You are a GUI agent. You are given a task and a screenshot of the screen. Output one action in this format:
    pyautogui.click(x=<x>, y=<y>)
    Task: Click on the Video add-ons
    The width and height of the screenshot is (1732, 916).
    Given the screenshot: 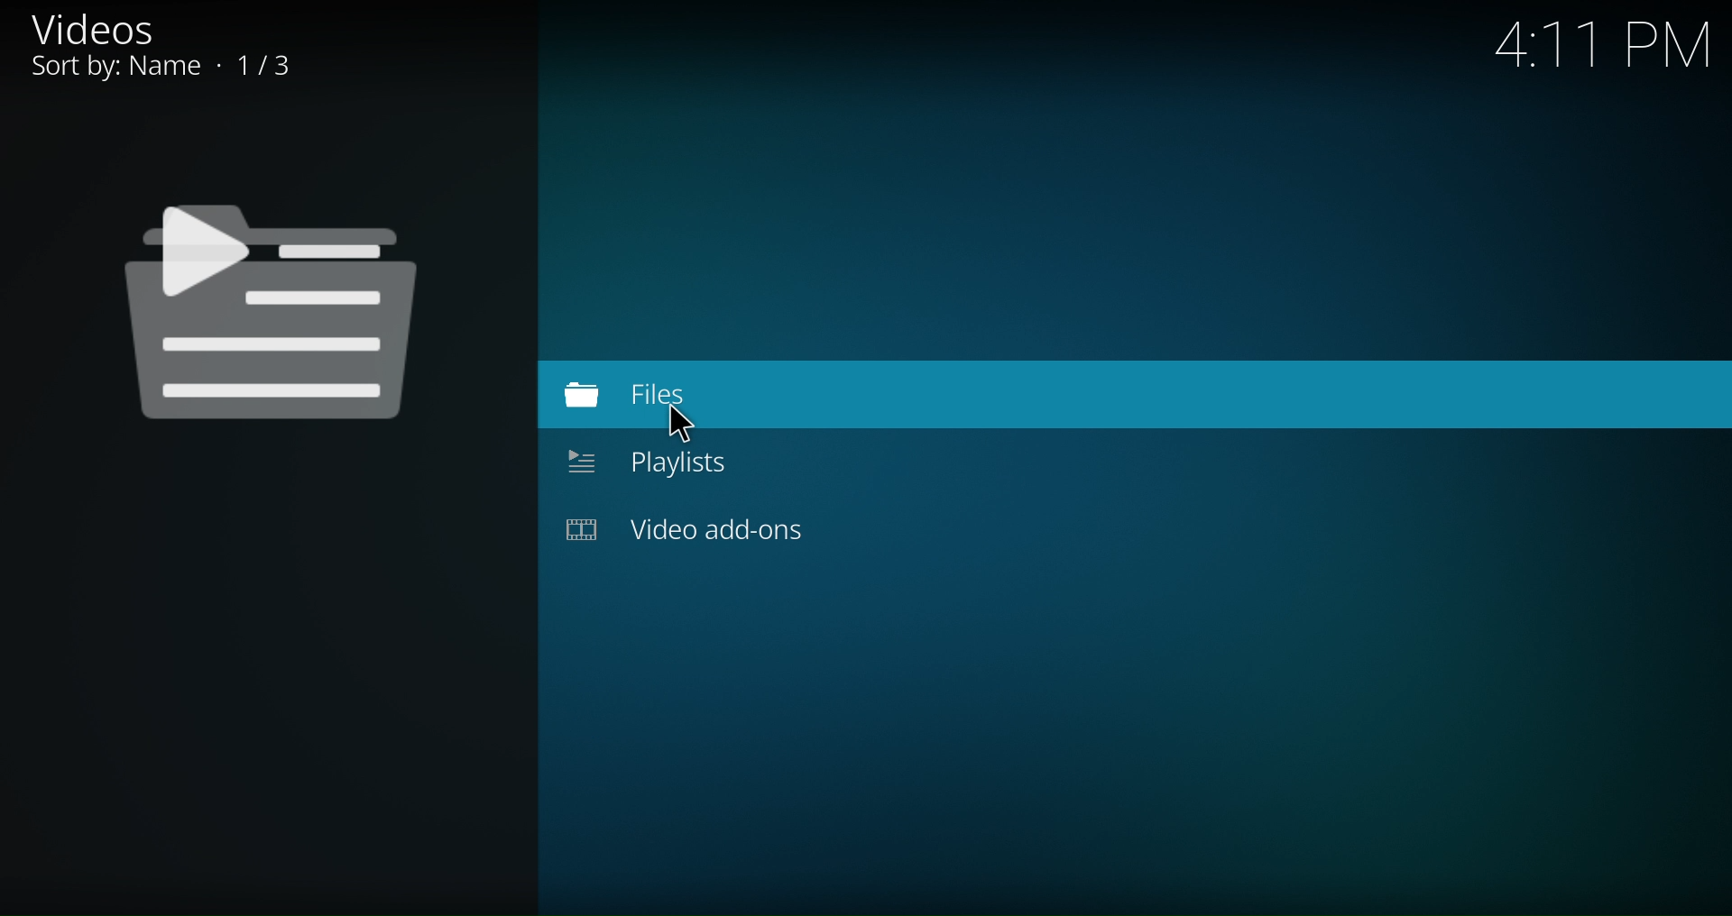 What is the action you would take?
    pyautogui.click(x=707, y=528)
    